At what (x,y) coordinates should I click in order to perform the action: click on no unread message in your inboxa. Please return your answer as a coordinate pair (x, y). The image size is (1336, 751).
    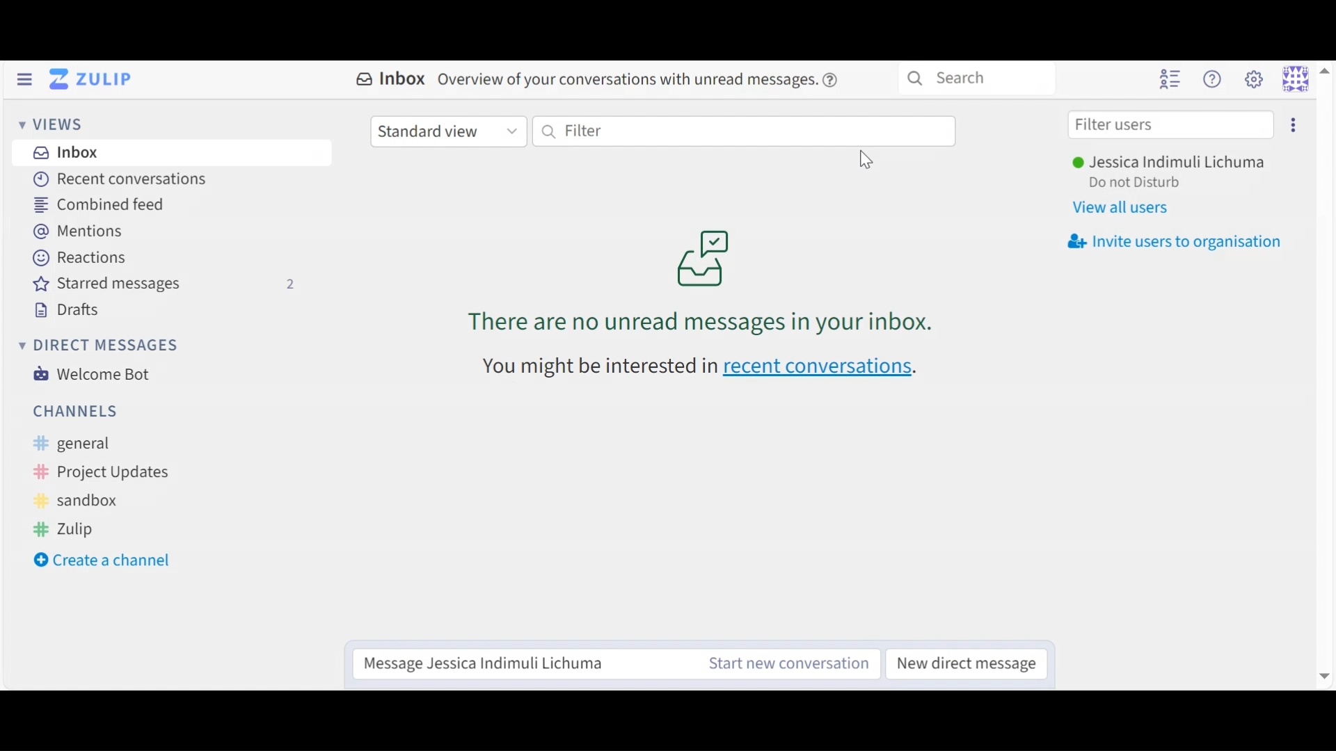
    Looking at the image, I should click on (706, 283).